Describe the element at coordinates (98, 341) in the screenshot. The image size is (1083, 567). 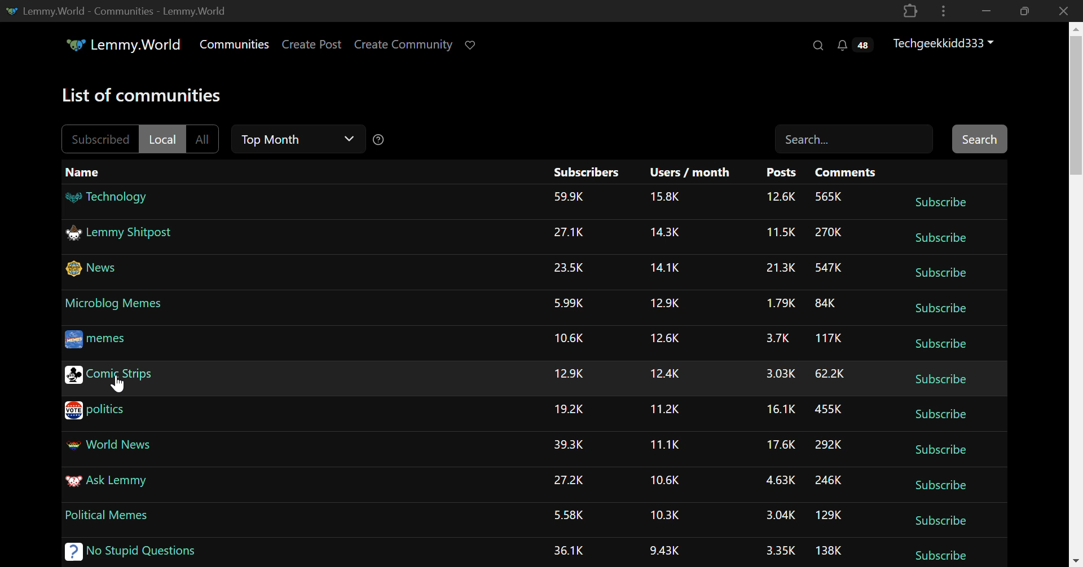
I see `memes` at that location.